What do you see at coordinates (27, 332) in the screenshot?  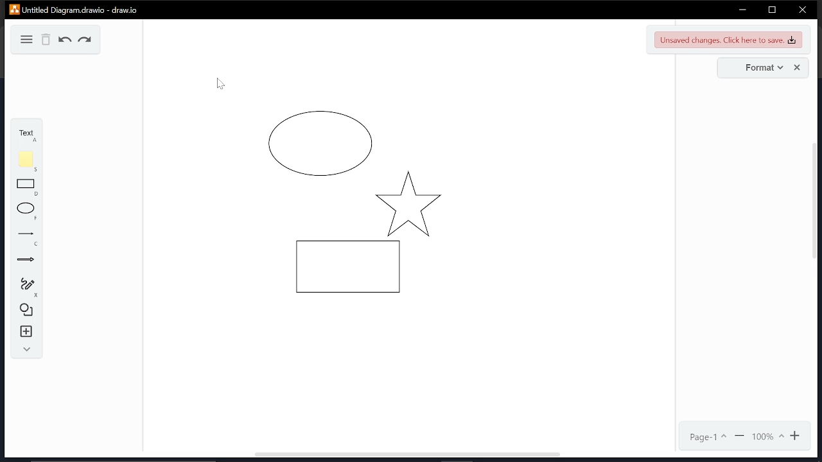 I see `insert` at bounding box center [27, 332].